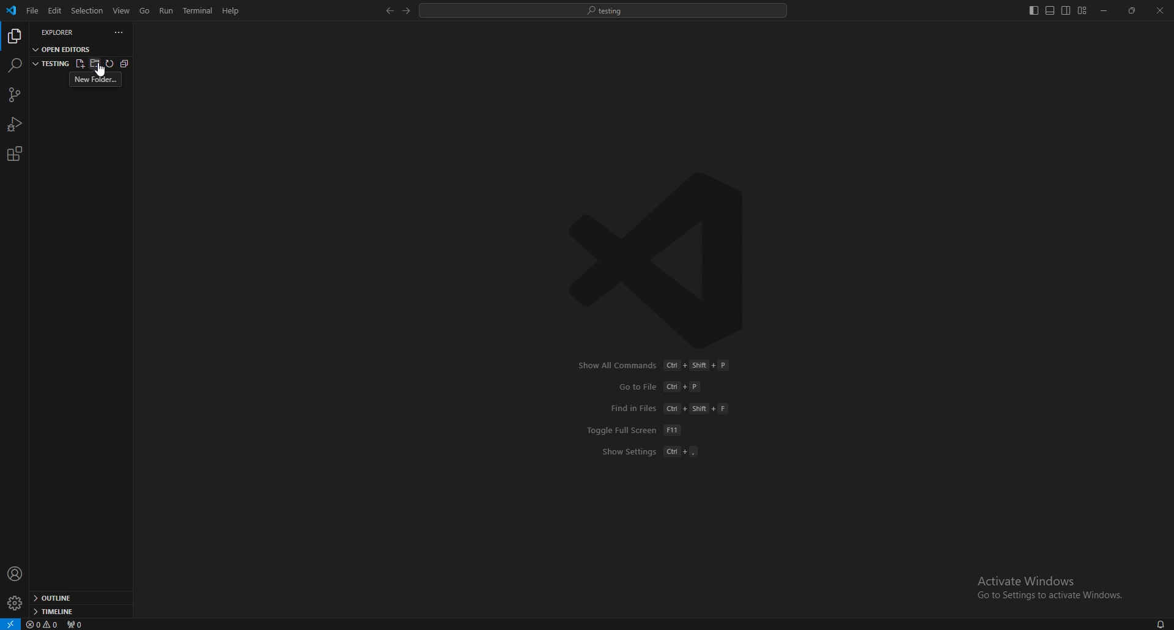 Image resolution: width=1174 pixels, height=630 pixels. What do you see at coordinates (64, 48) in the screenshot?
I see `open editors` at bounding box center [64, 48].